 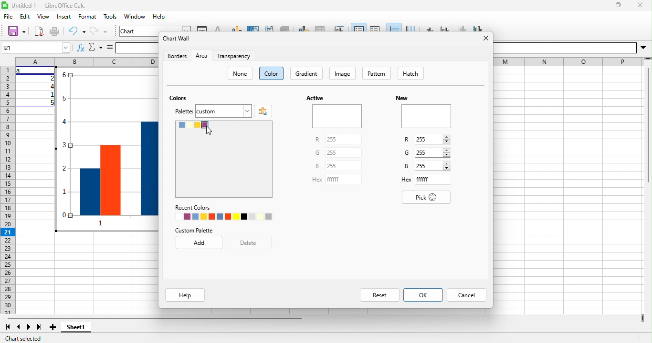 What do you see at coordinates (379, 295) in the screenshot?
I see `reset` at bounding box center [379, 295].